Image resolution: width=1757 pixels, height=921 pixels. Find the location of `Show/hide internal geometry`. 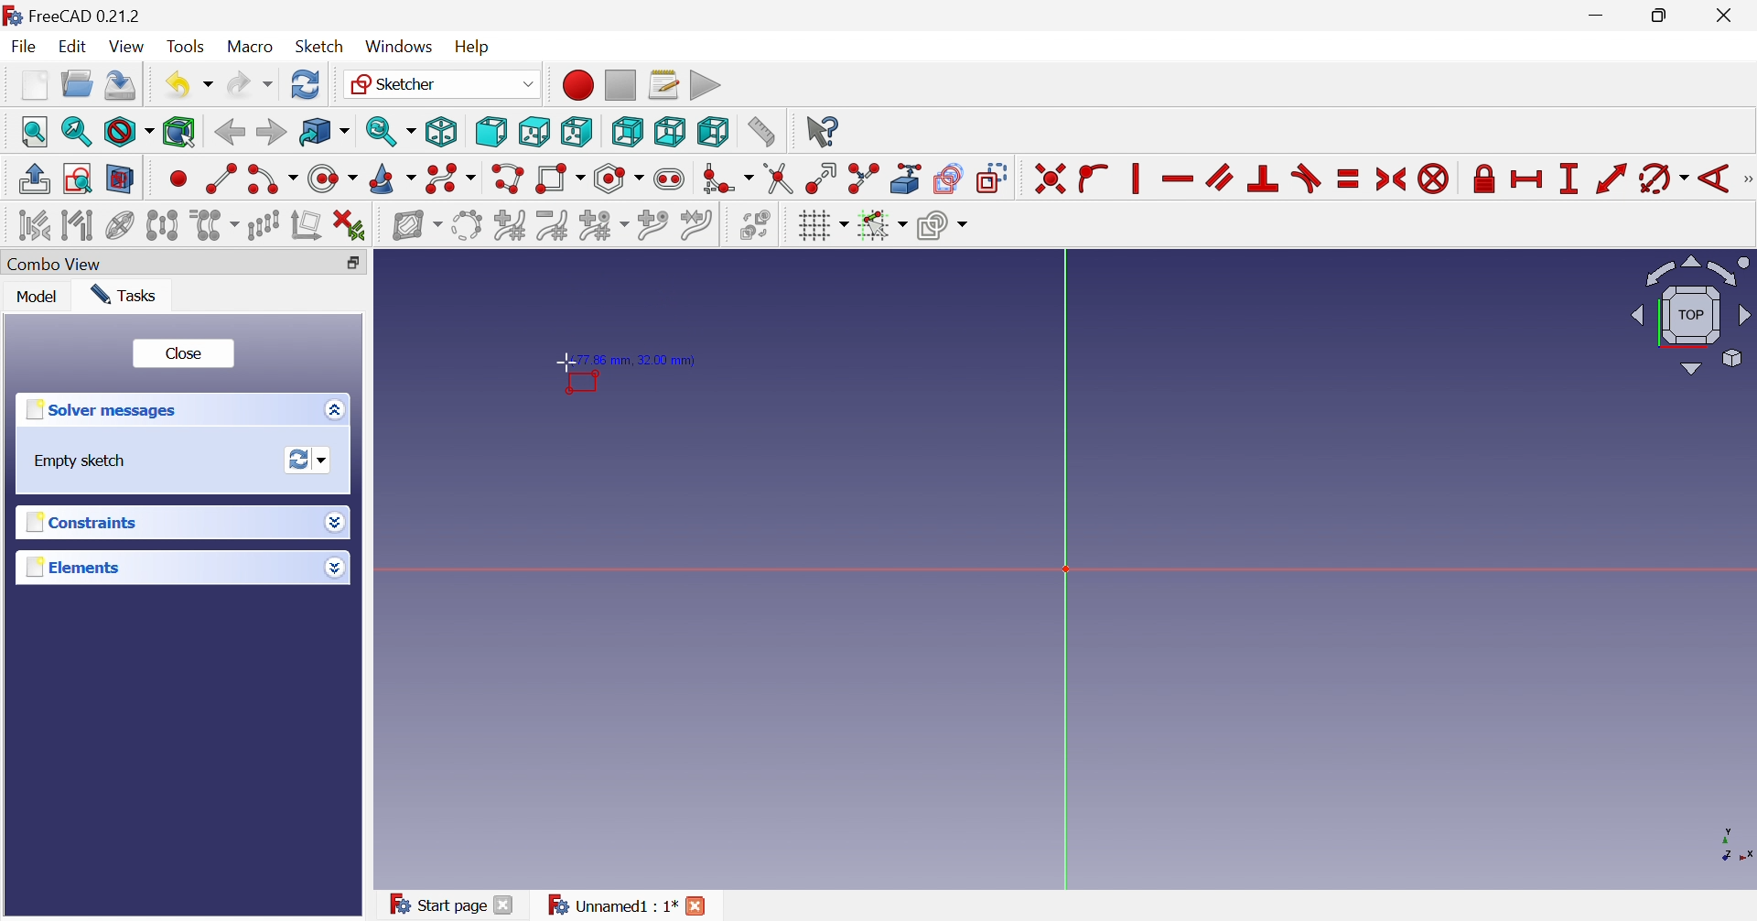

Show/hide internal geometry is located at coordinates (118, 227).